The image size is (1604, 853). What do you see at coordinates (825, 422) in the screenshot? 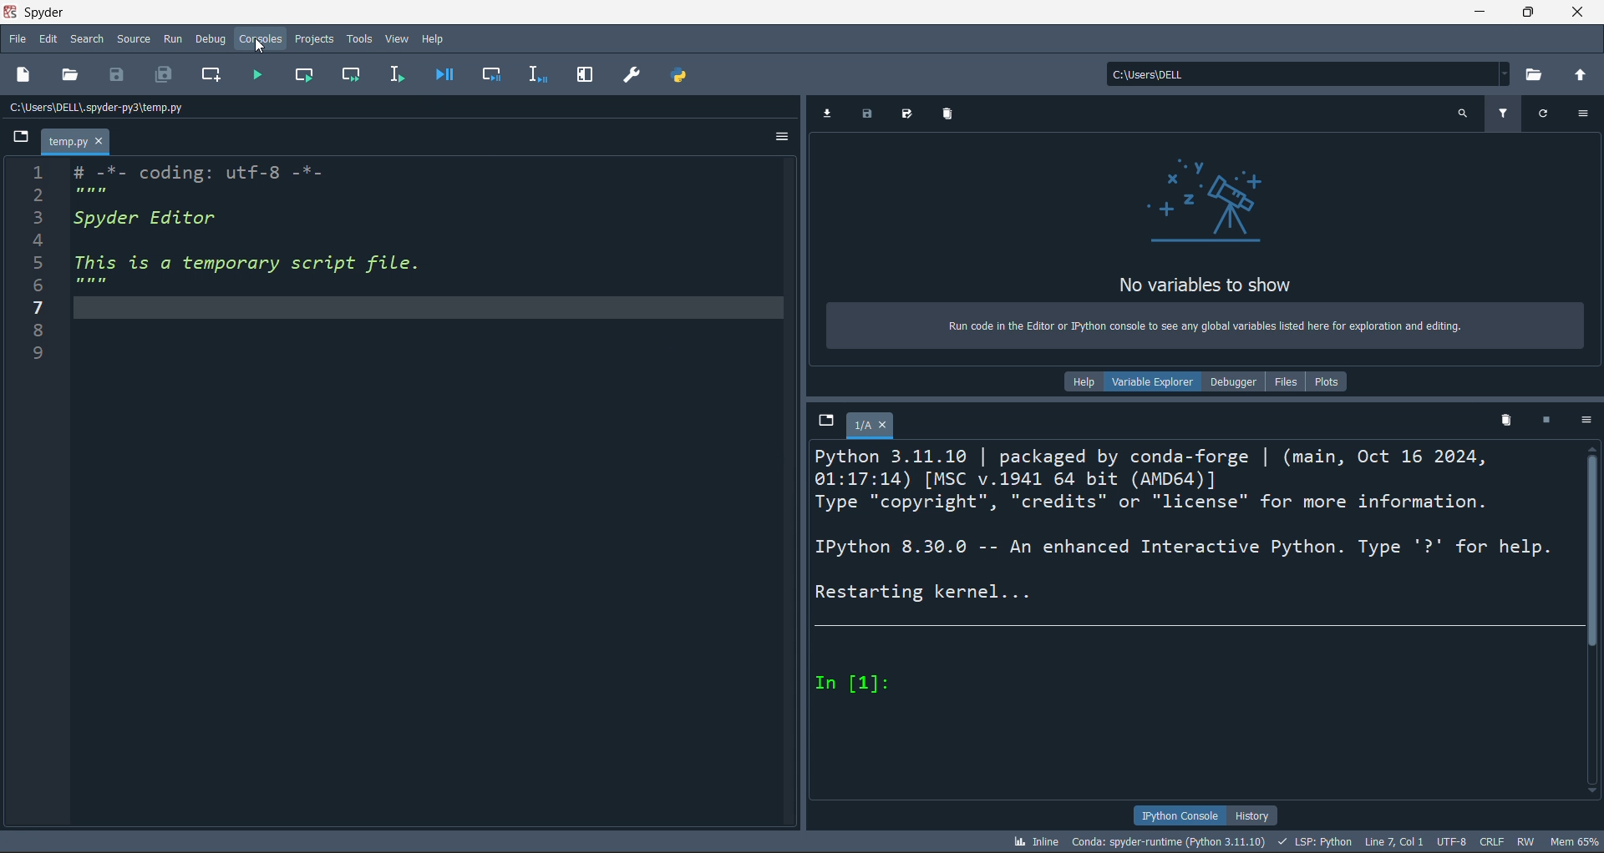
I see `browse tabs` at bounding box center [825, 422].